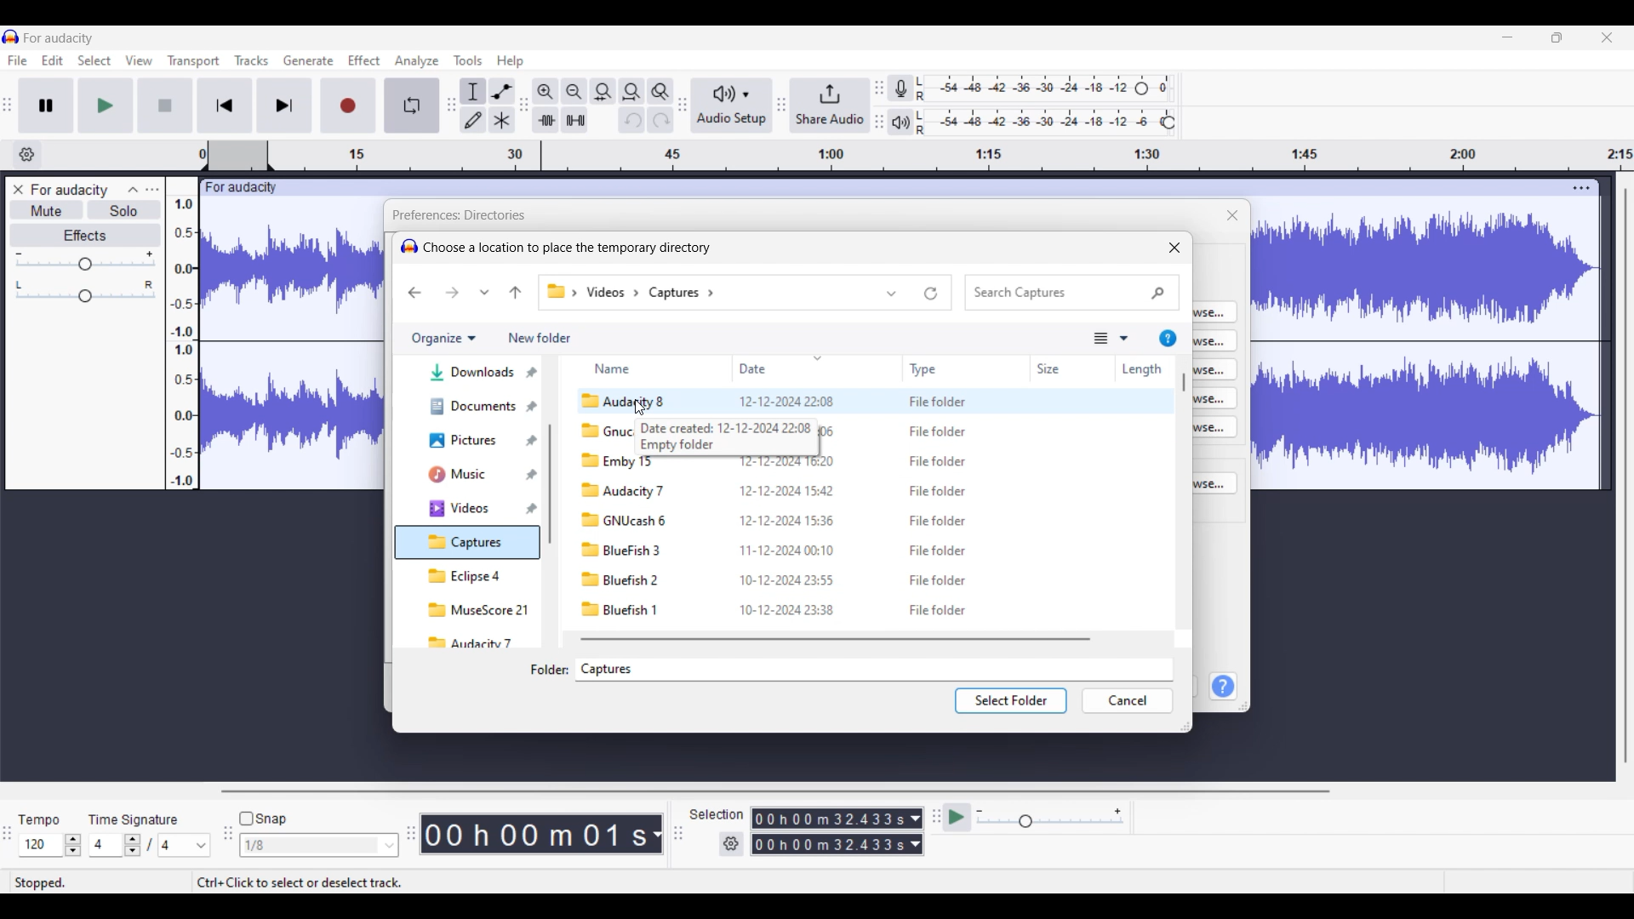  Describe the element at coordinates (69, 191) in the screenshot. I see `Project name` at that location.